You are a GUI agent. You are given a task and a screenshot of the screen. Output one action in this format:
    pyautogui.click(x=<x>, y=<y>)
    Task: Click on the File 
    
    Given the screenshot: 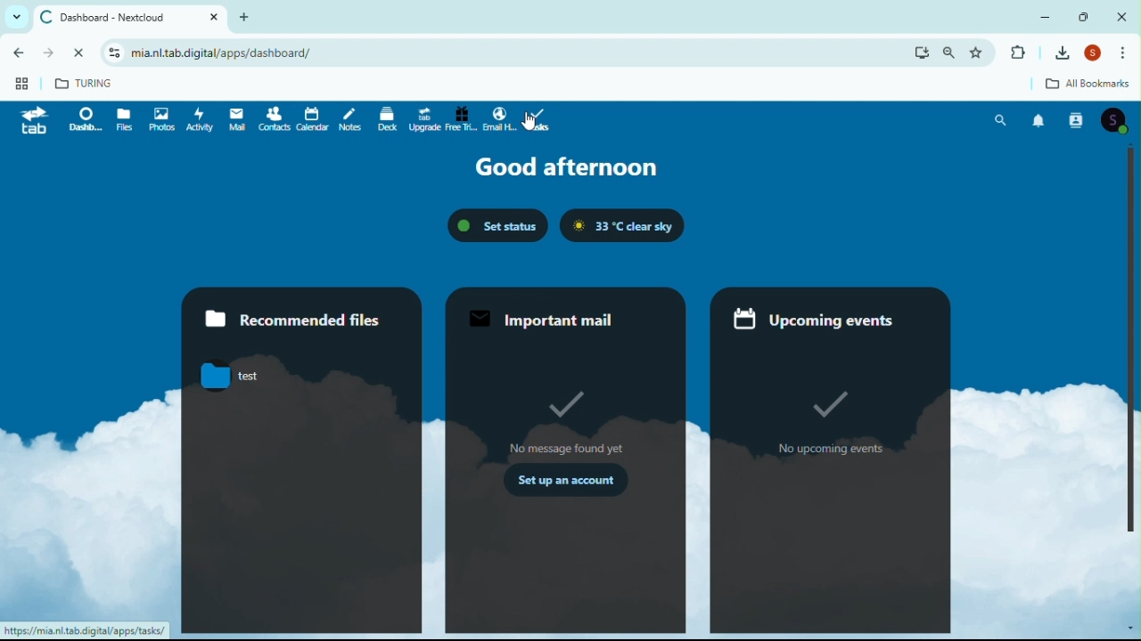 What is the action you would take?
    pyautogui.click(x=125, y=120)
    